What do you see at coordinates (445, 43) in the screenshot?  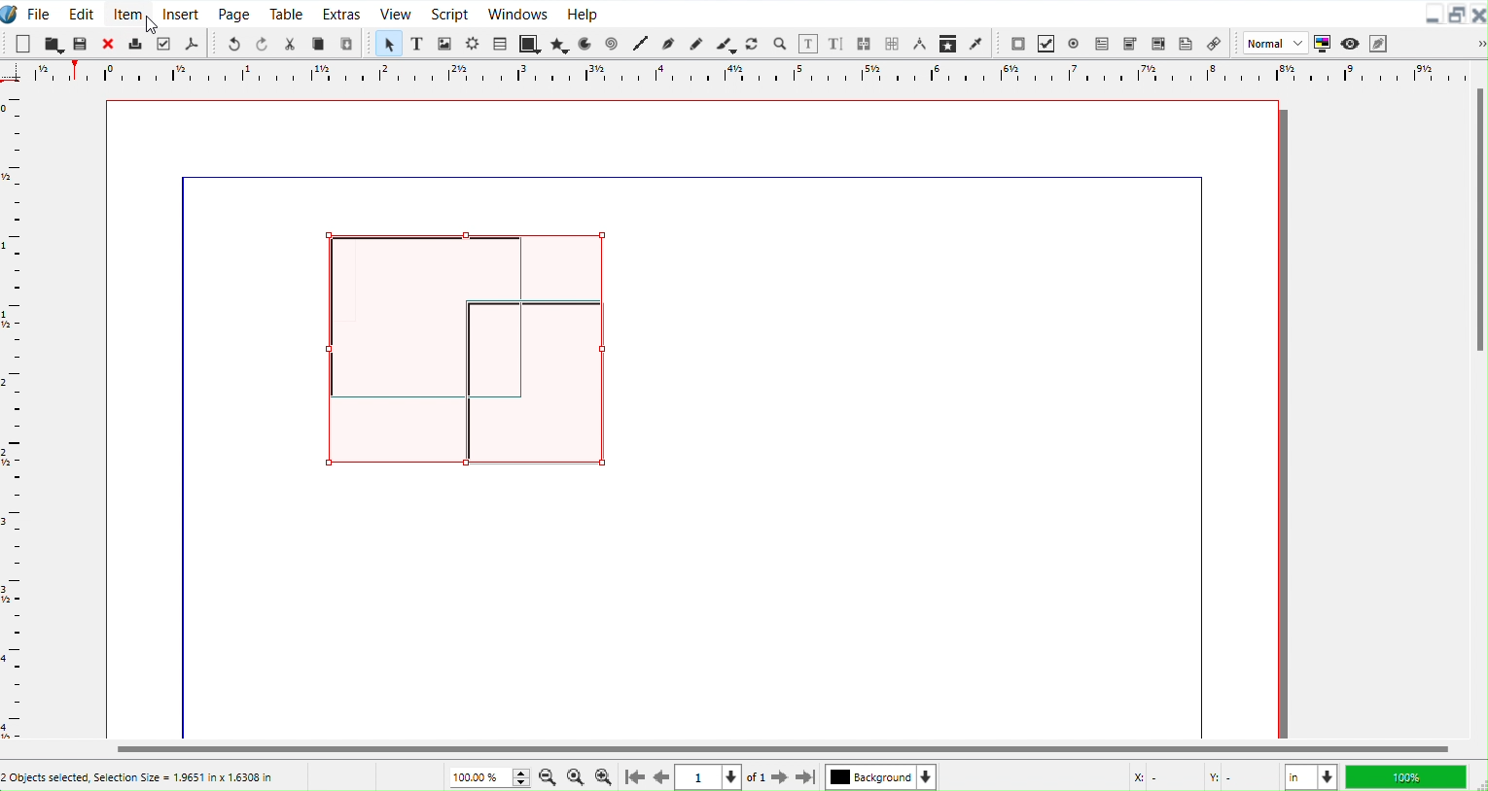 I see `Image Frame` at bounding box center [445, 43].